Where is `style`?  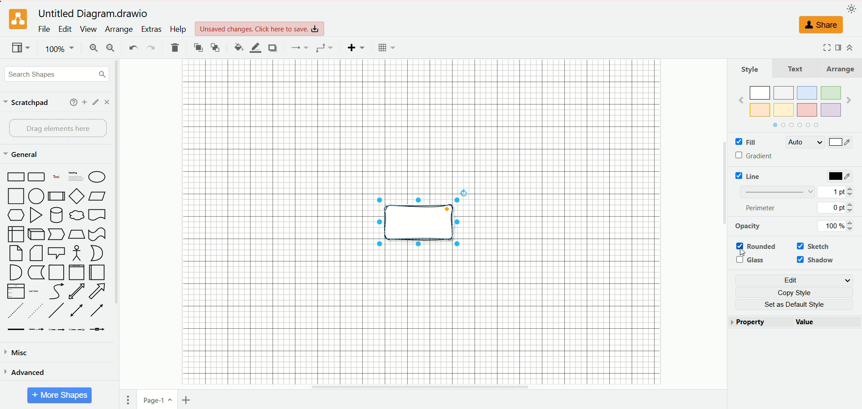
style is located at coordinates (750, 69).